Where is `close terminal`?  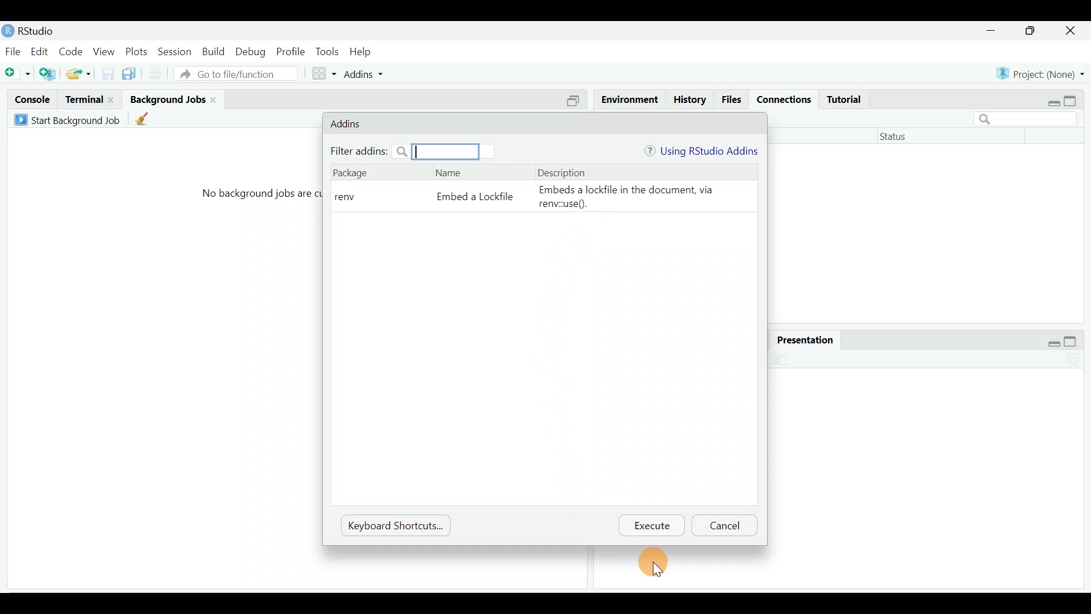
close terminal is located at coordinates (113, 101).